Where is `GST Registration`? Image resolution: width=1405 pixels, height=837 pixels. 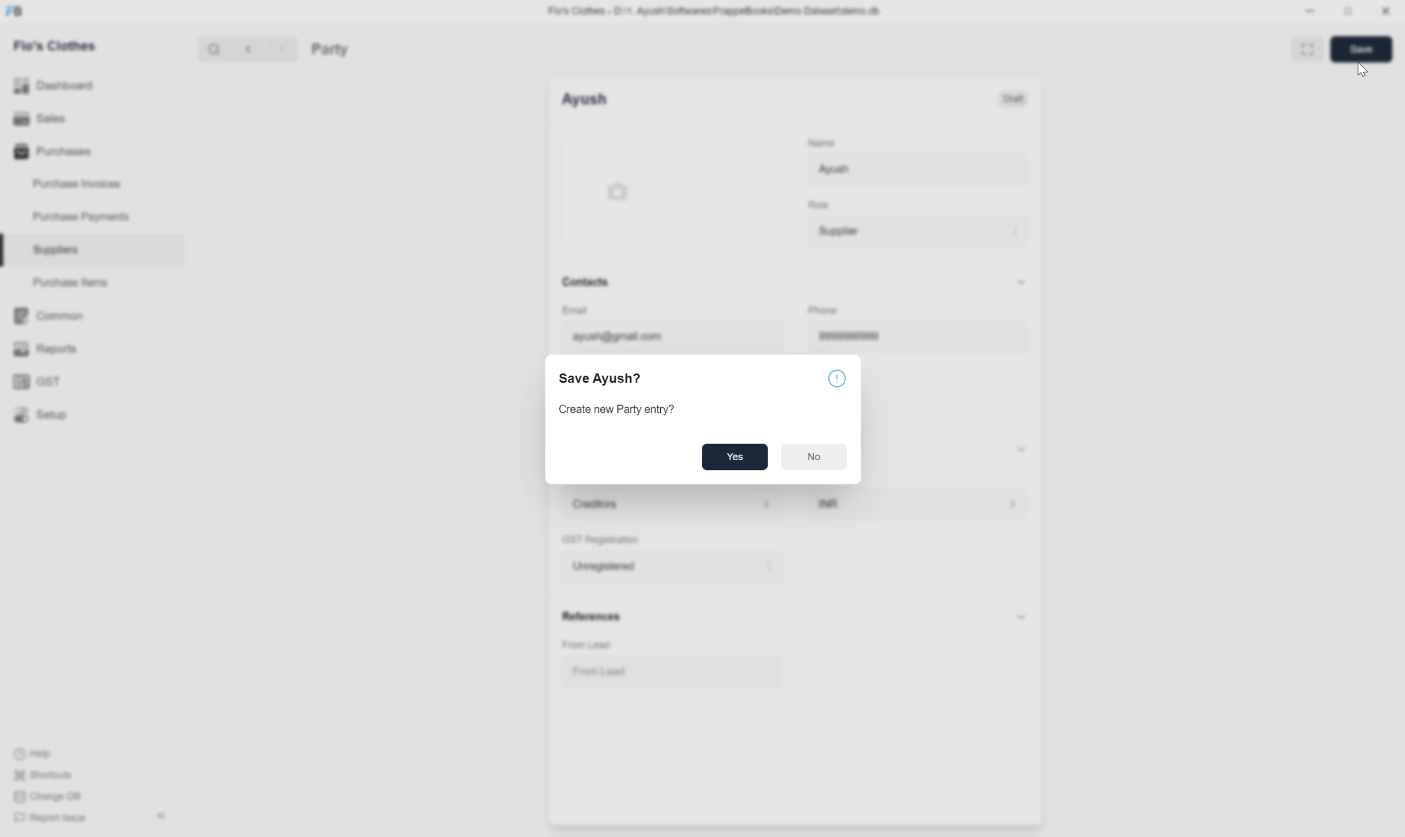 GST Registration is located at coordinates (600, 540).